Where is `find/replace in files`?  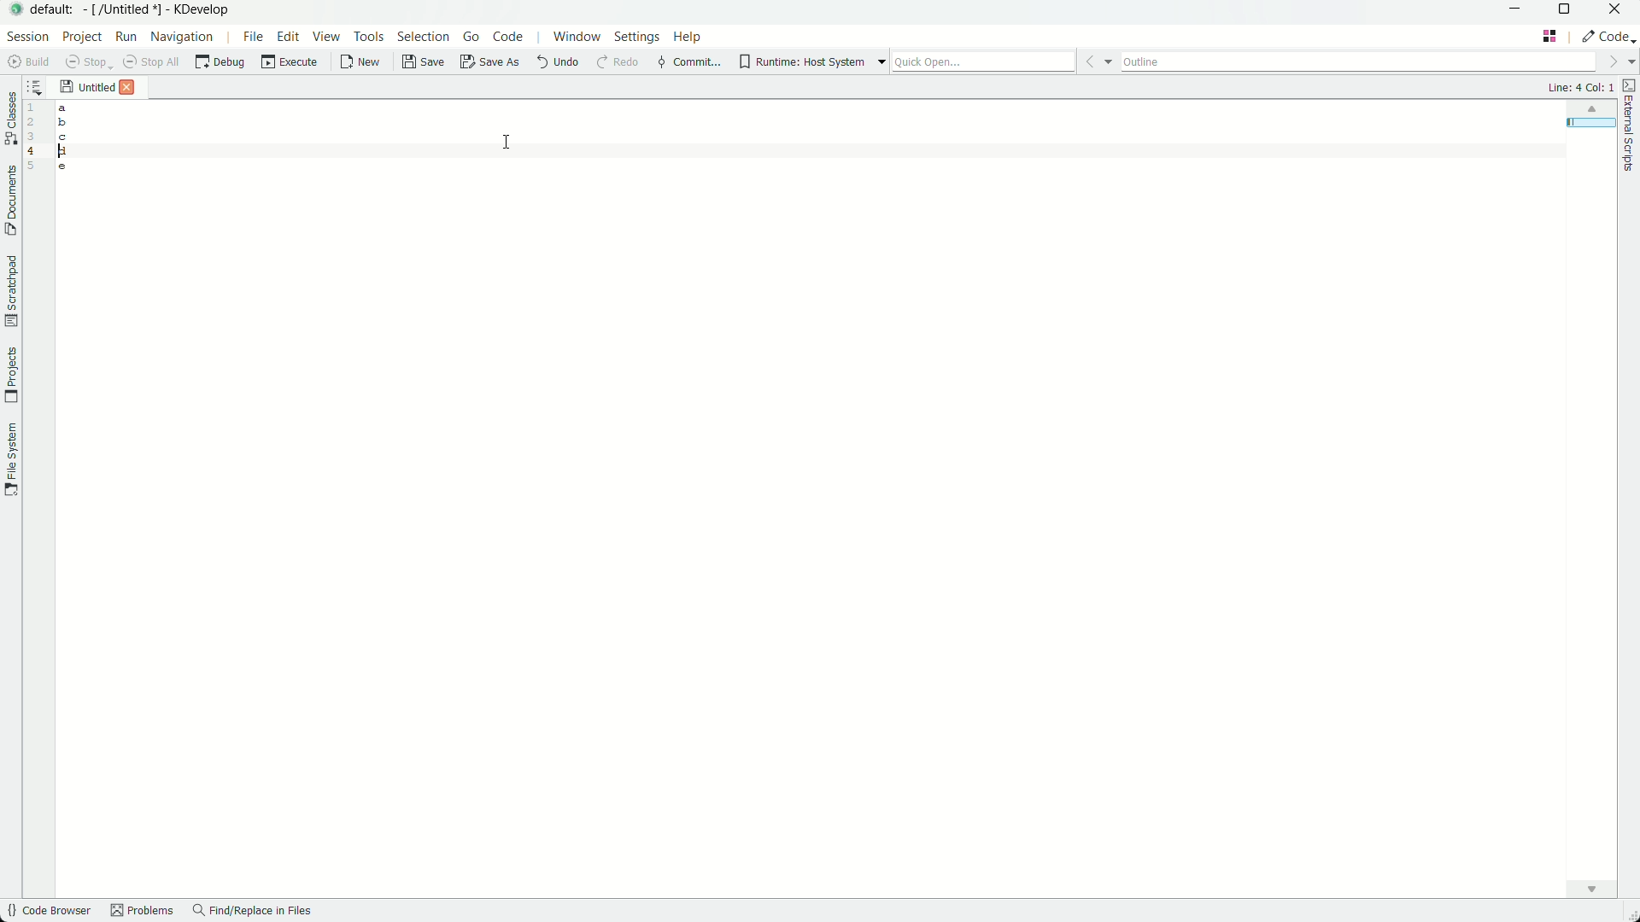
find/replace in files is located at coordinates (255, 913).